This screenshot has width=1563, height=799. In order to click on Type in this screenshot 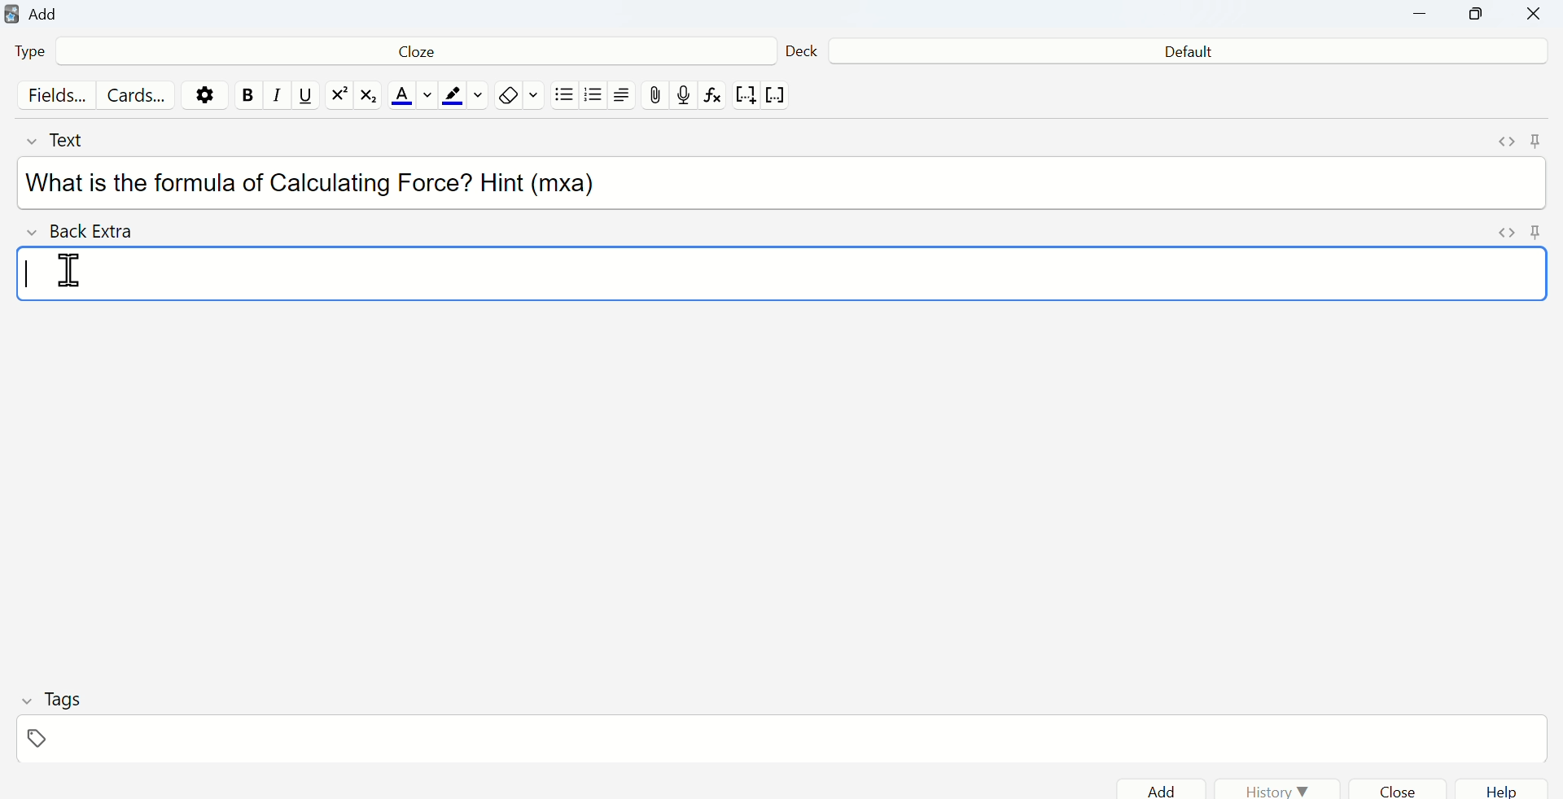, I will do `click(39, 54)`.